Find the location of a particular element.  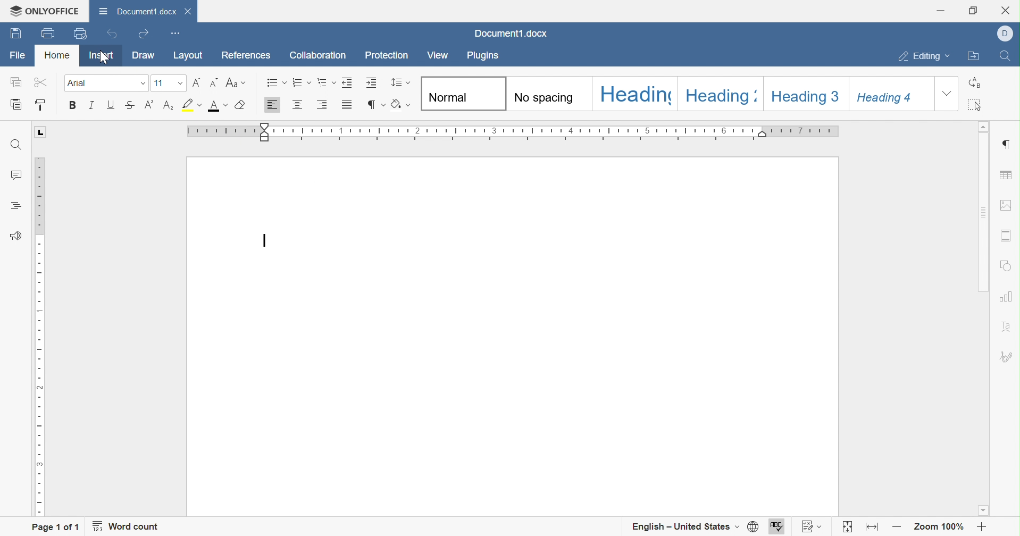

Draw is located at coordinates (143, 57).